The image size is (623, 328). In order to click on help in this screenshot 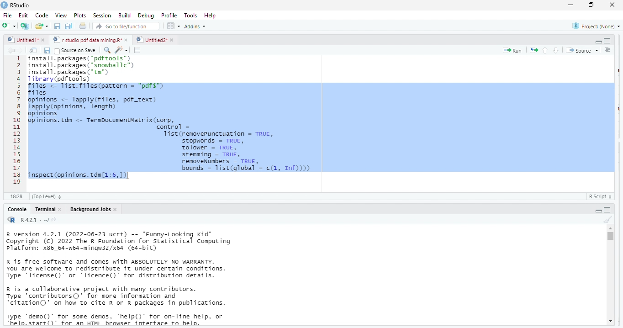, I will do `click(213, 15)`.